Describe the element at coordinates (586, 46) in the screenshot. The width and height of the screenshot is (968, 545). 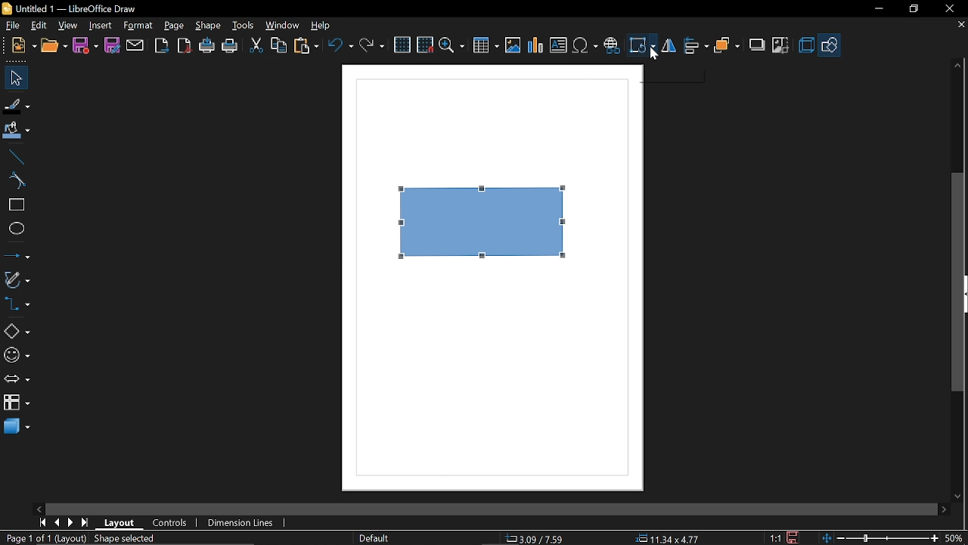
I see `Insert symbols` at that location.